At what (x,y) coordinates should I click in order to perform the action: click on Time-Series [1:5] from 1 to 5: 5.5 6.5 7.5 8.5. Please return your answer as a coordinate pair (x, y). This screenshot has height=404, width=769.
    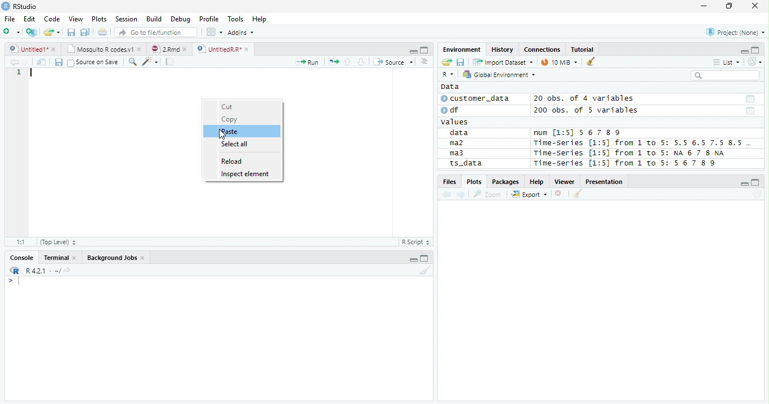
    Looking at the image, I should click on (640, 143).